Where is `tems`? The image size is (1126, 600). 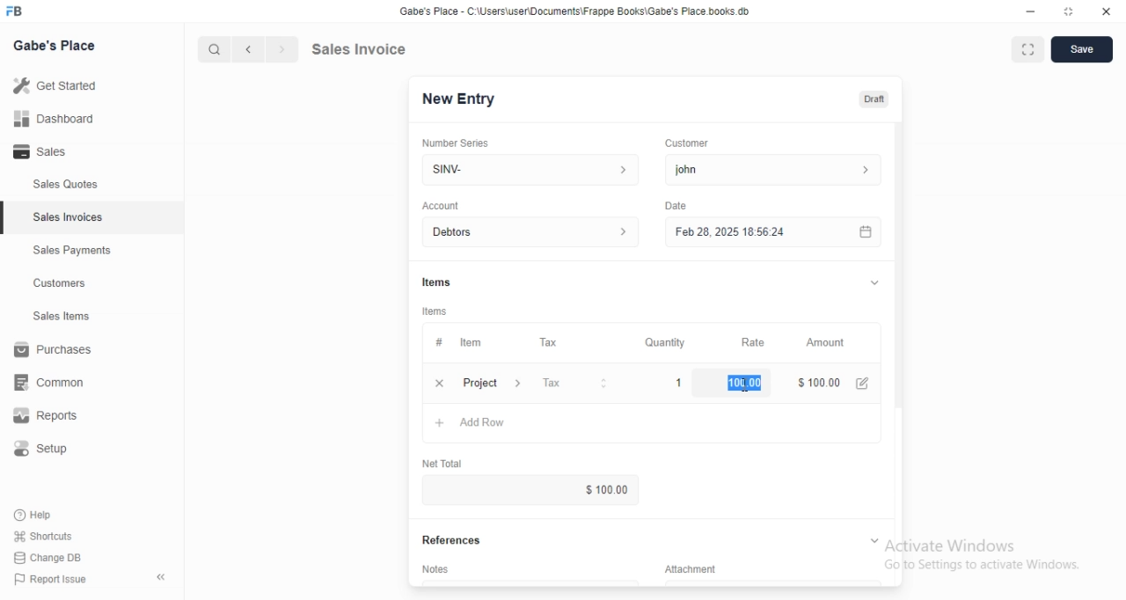
tems is located at coordinates (437, 311).